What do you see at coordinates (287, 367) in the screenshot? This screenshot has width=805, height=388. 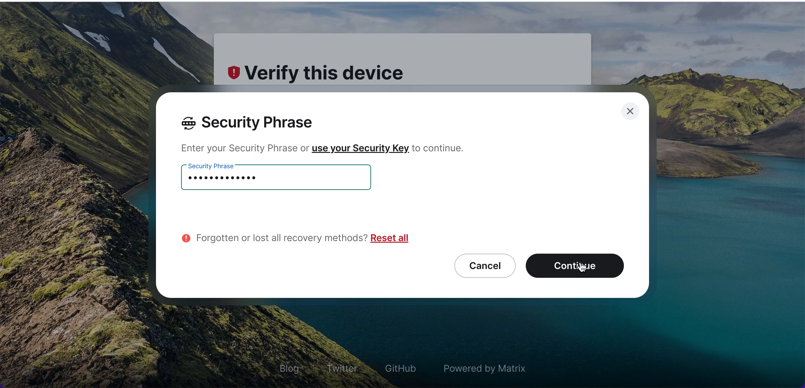 I see `blog` at bounding box center [287, 367].